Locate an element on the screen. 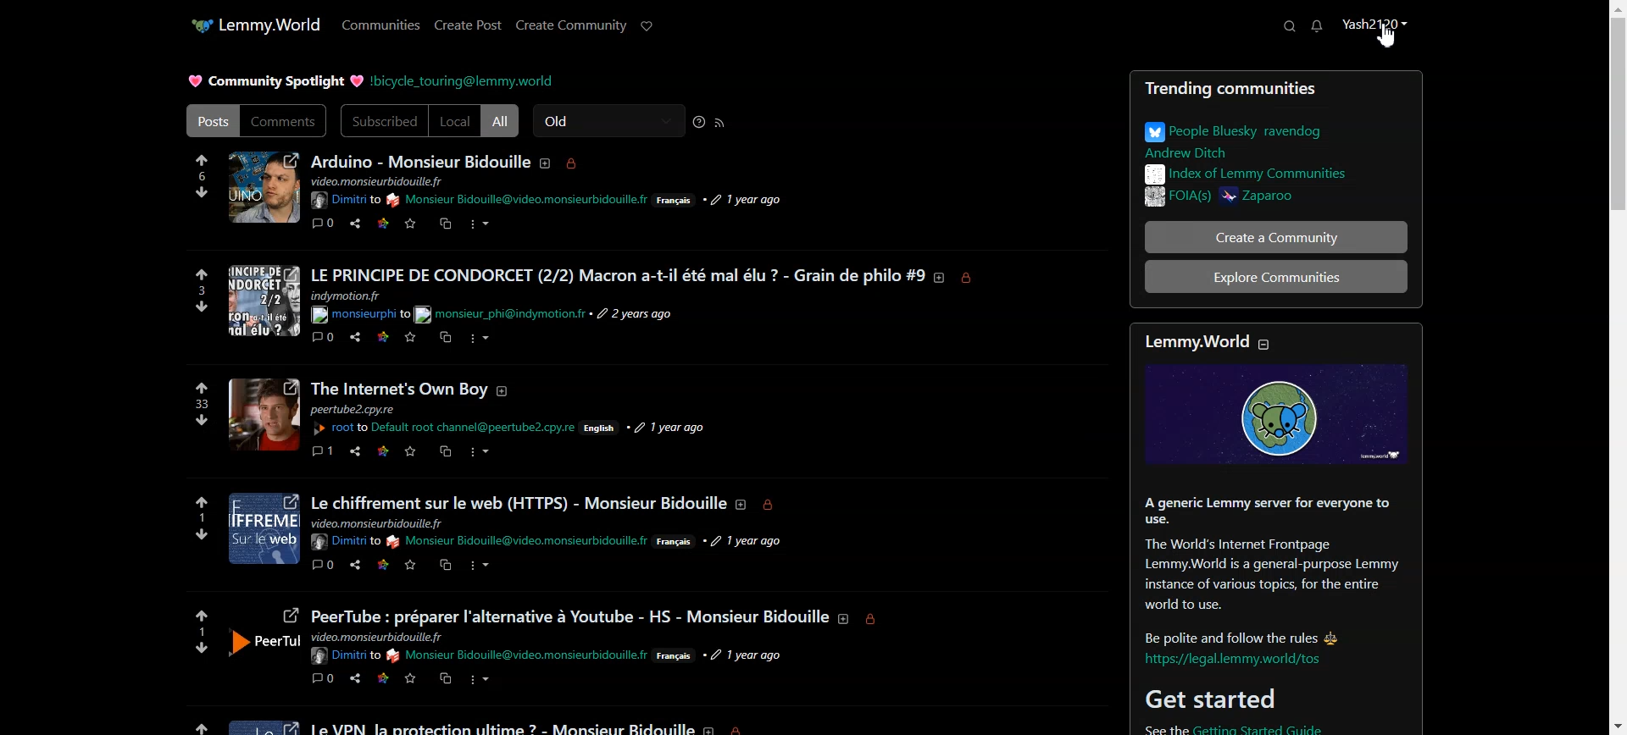  upvotes is located at coordinates (198, 499).